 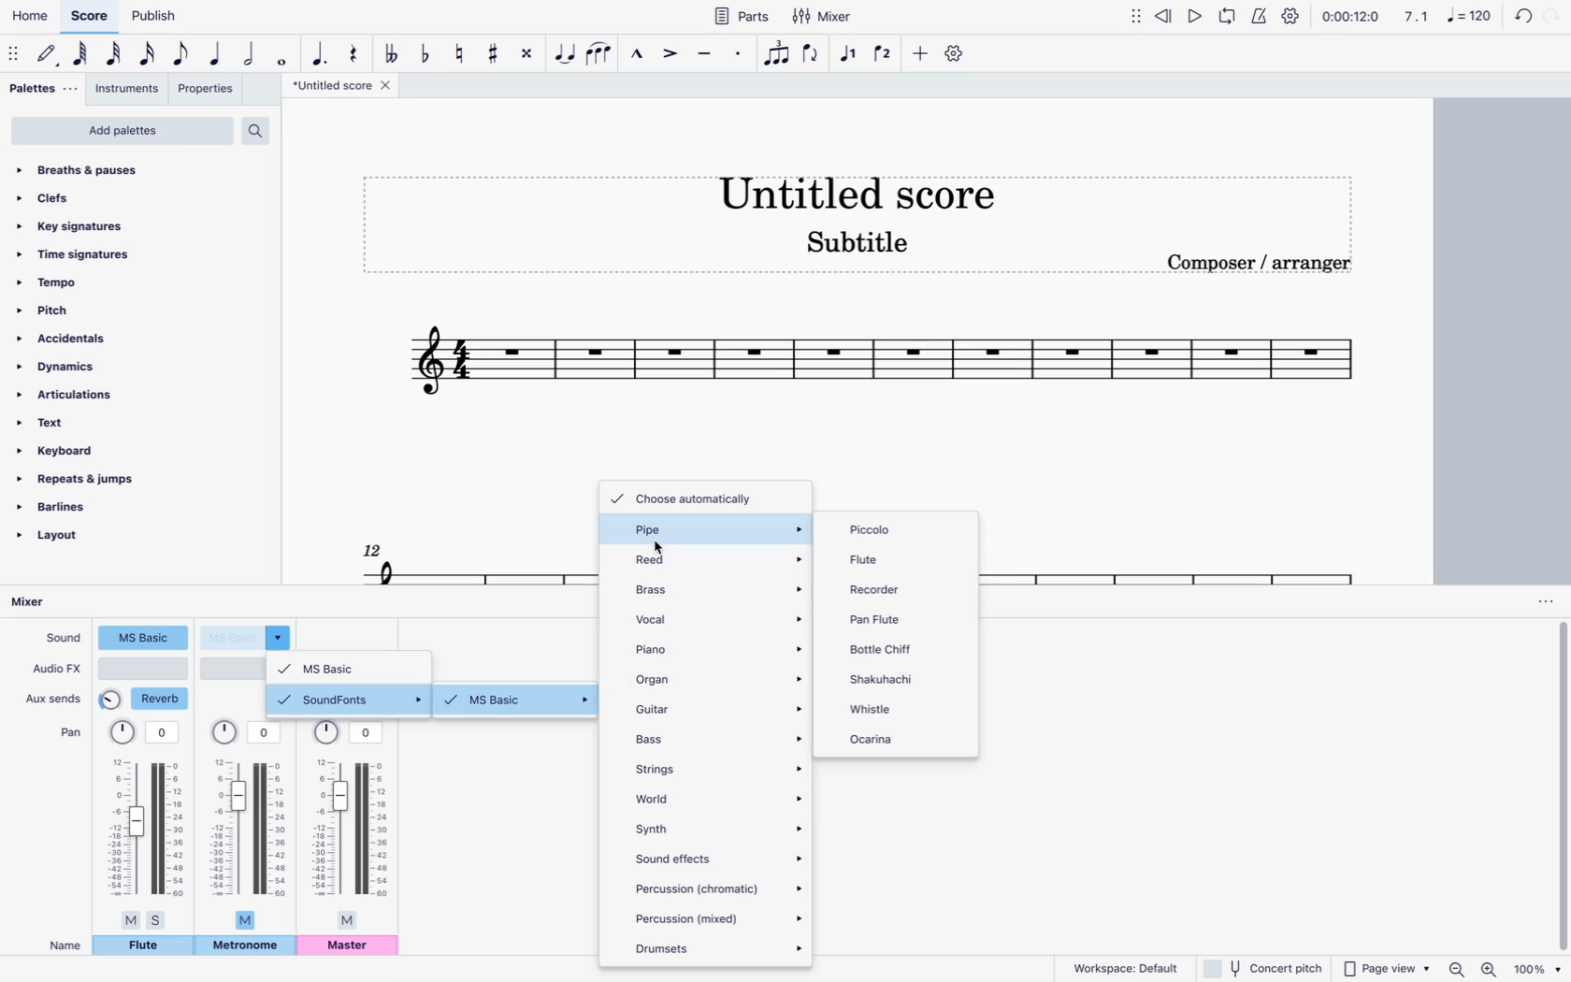 What do you see at coordinates (149, 54) in the screenshot?
I see `16th note` at bounding box center [149, 54].